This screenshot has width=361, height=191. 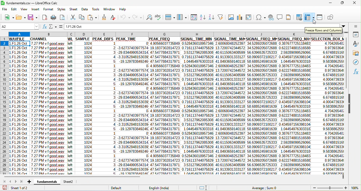 What do you see at coordinates (349, 104) in the screenshot?
I see `hide` at bounding box center [349, 104].